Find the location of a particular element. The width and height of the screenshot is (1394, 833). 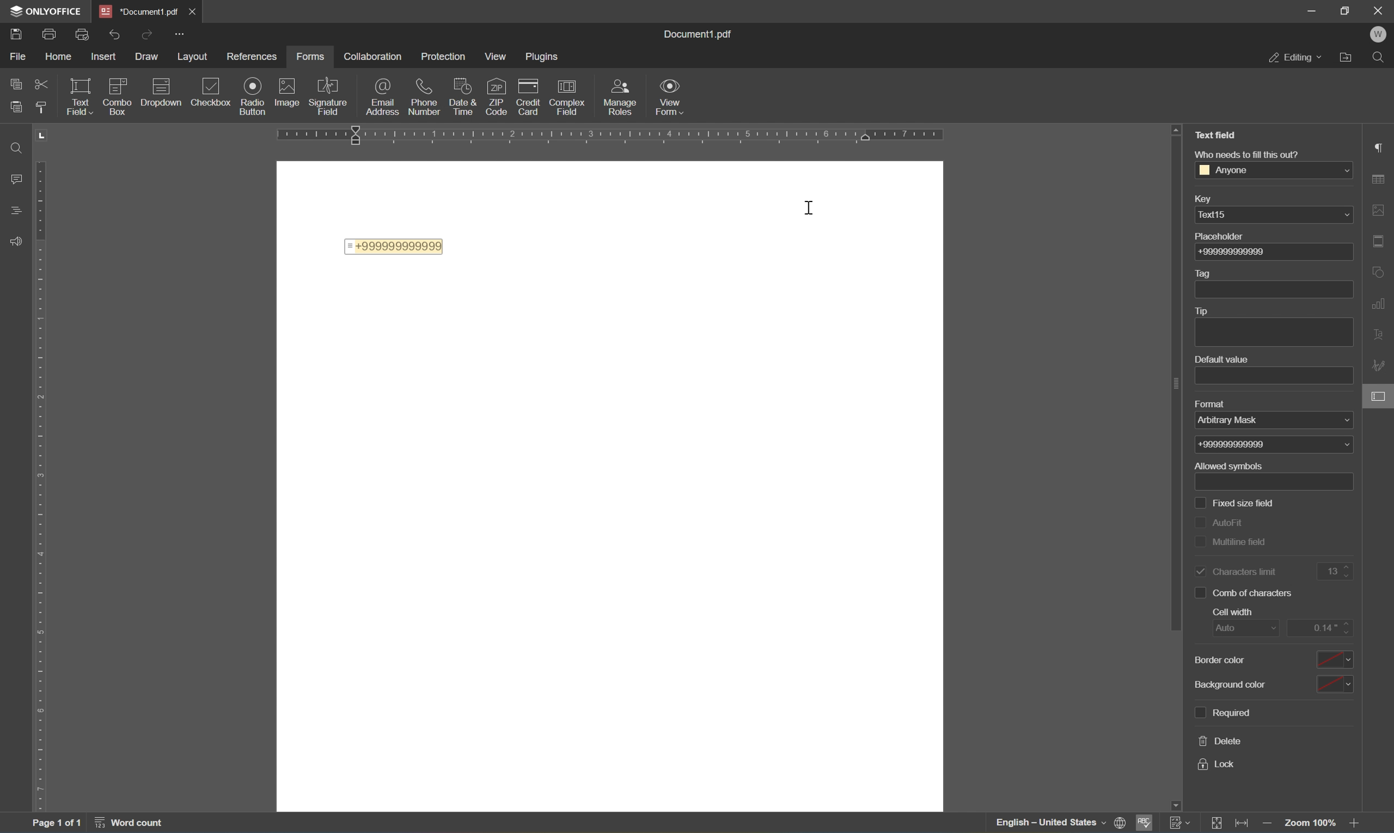

print is located at coordinates (15, 32).